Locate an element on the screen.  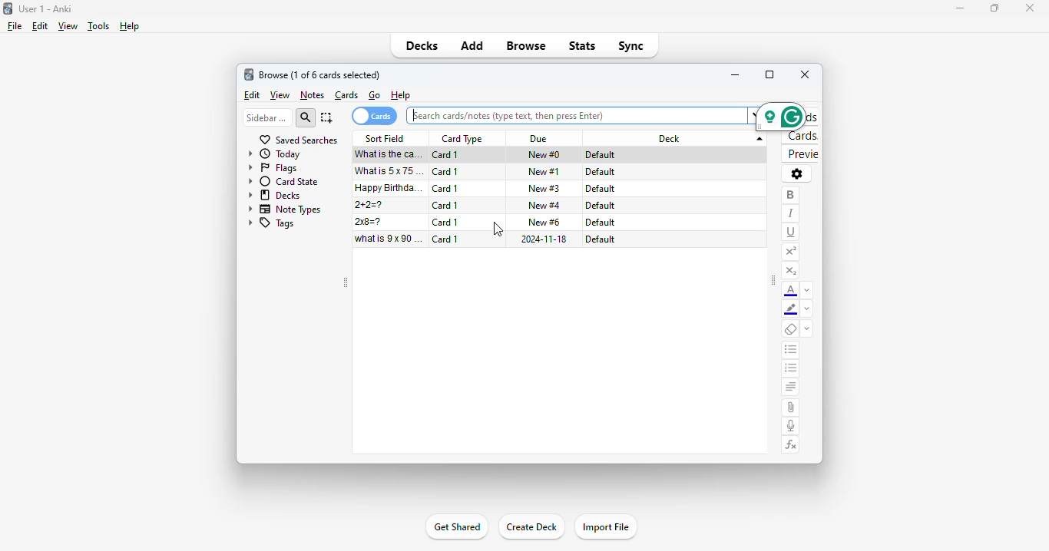
file is located at coordinates (15, 26).